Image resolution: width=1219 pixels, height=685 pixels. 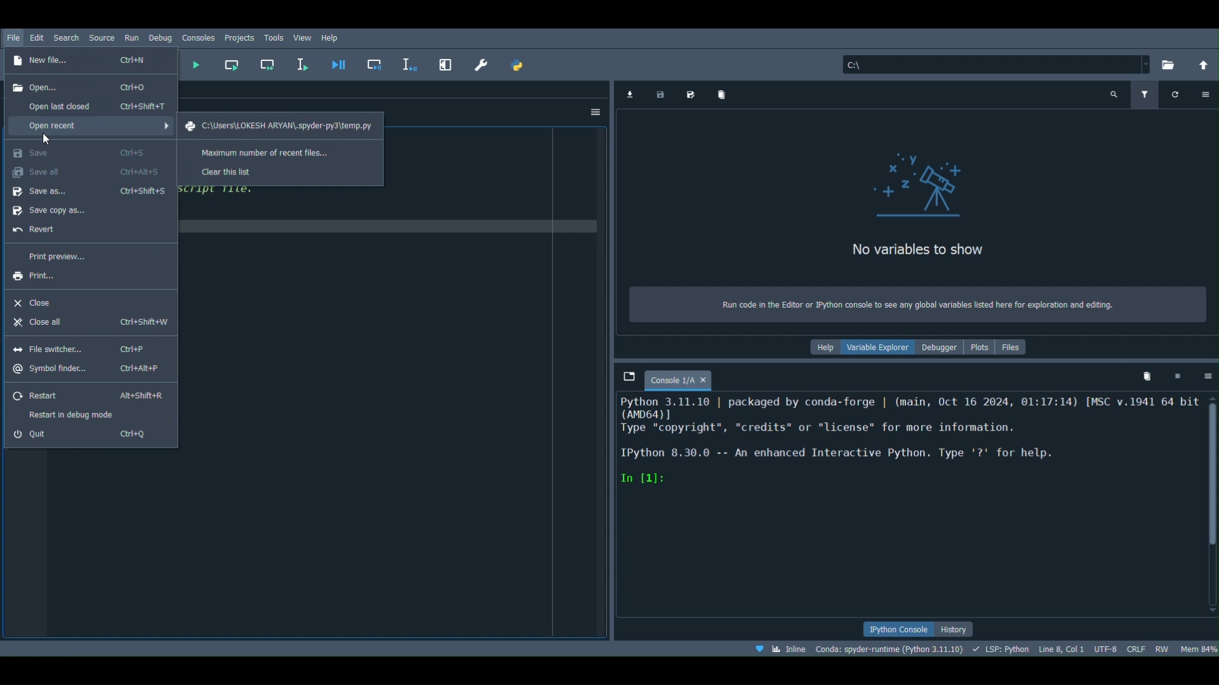 What do you see at coordinates (911, 247) in the screenshot?
I see `No variables to show` at bounding box center [911, 247].